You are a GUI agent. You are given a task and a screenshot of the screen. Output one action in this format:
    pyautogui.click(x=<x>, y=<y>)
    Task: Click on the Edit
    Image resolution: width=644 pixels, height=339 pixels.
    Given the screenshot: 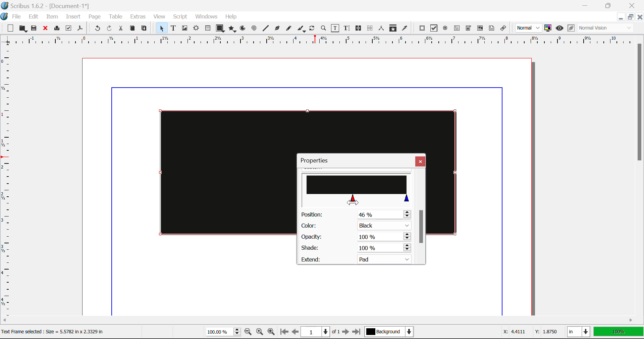 What is the action you would take?
    pyautogui.click(x=34, y=17)
    